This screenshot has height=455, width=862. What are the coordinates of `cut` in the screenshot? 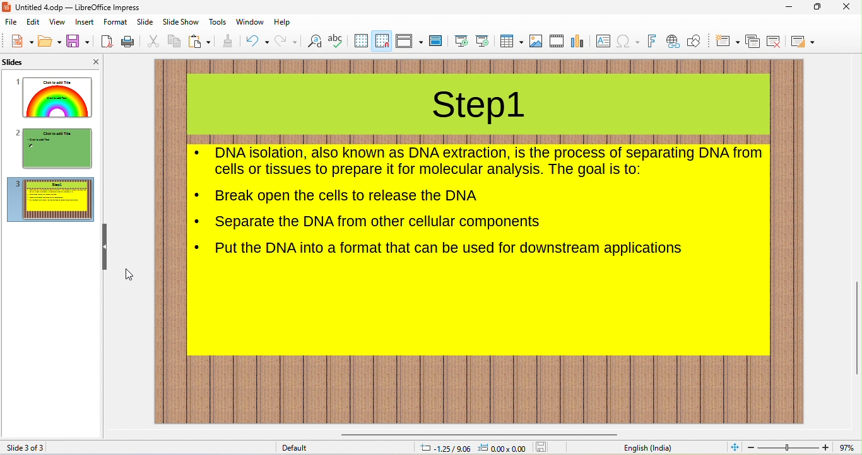 It's located at (151, 41).